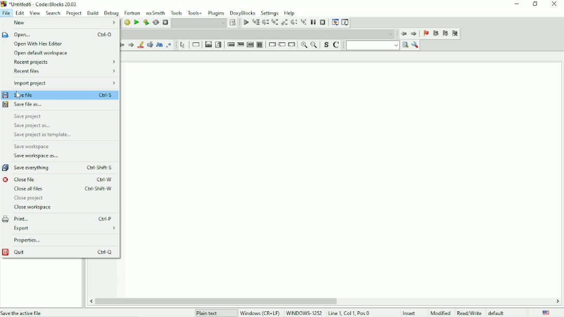  What do you see at coordinates (19, 95) in the screenshot?
I see `cursor` at bounding box center [19, 95].